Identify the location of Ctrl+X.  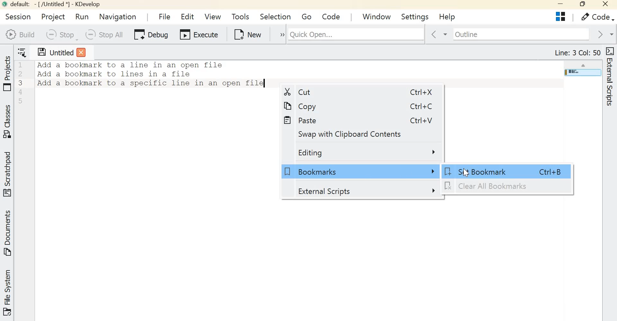
(420, 91).